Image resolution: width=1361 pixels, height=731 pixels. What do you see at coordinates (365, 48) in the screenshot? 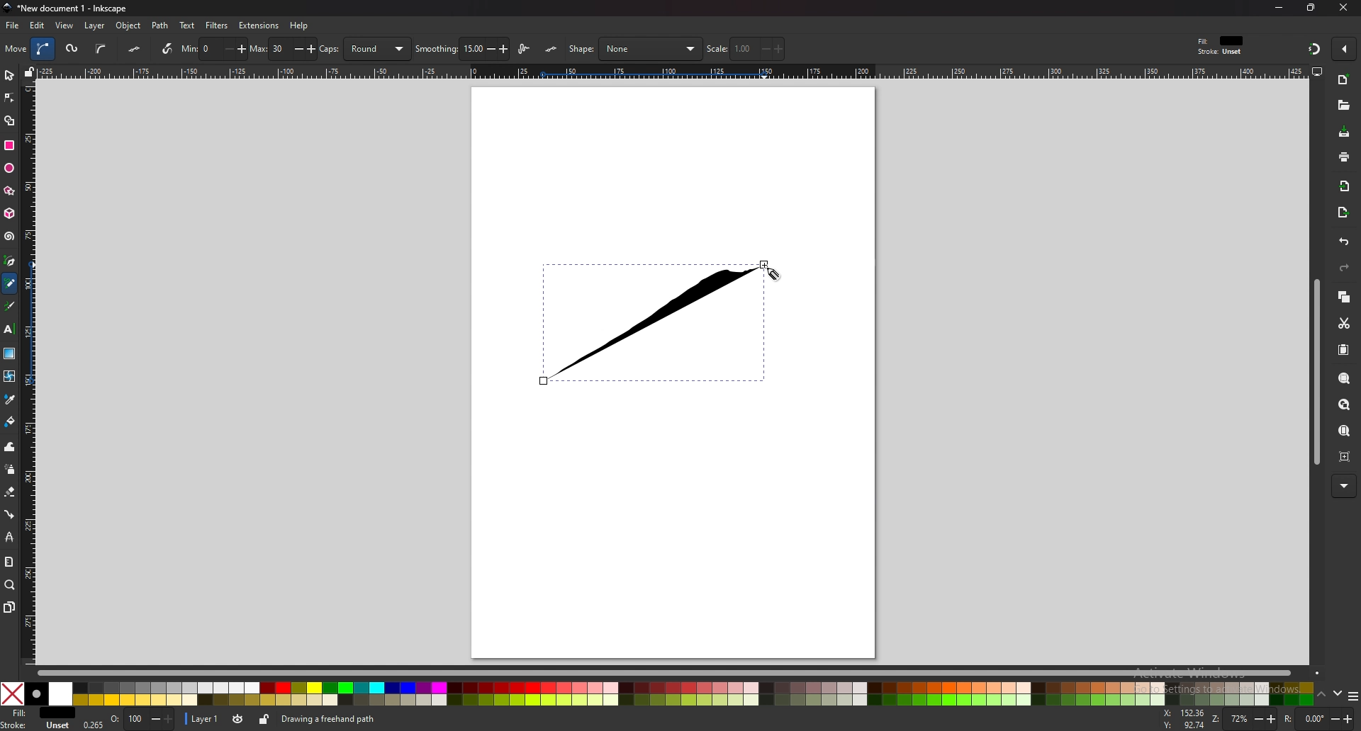
I see `caps` at bounding box center [365, 48].